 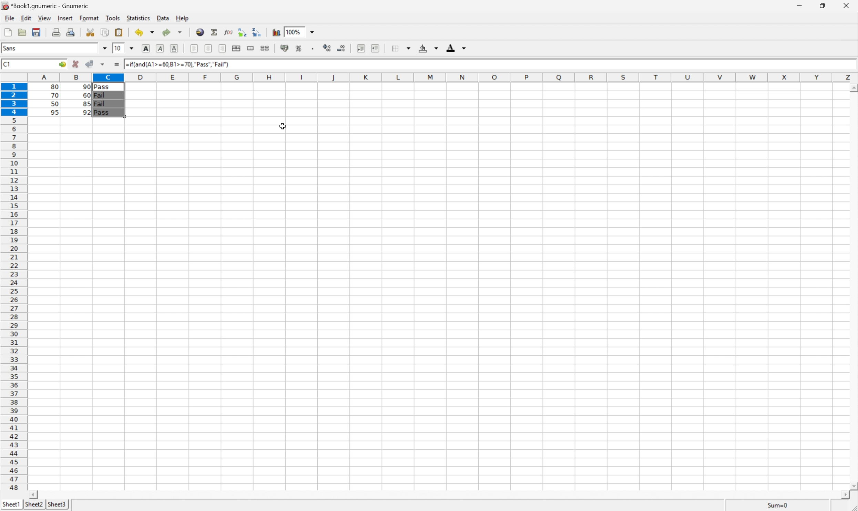 What do you see at coordinates (175, 48) in the screenshot?
I see `Underline` at bounding box center [175, 48].